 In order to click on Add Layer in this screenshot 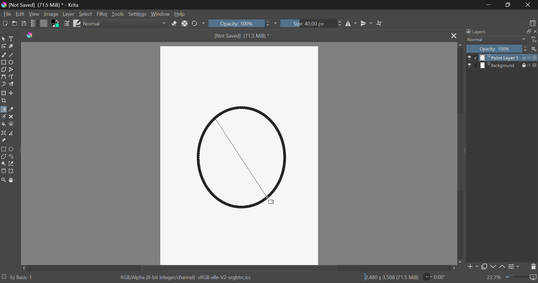, I will do `click(472, 267)`.